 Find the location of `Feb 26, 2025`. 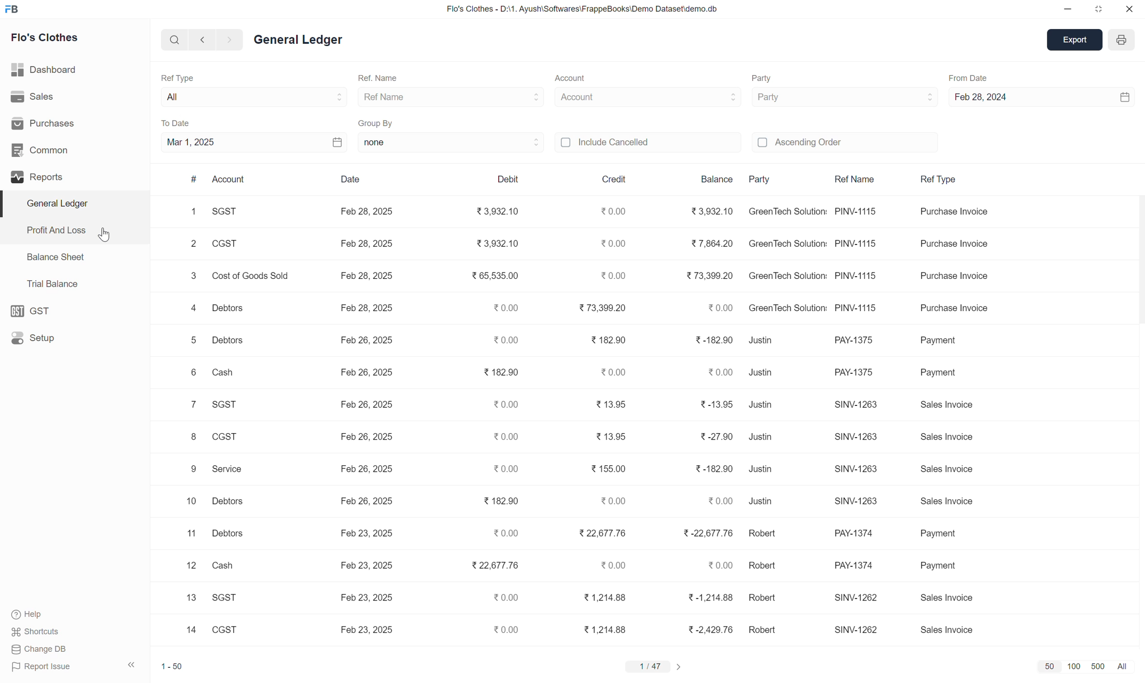

Feb 26, 2025 is located at coordinates (357, 341).